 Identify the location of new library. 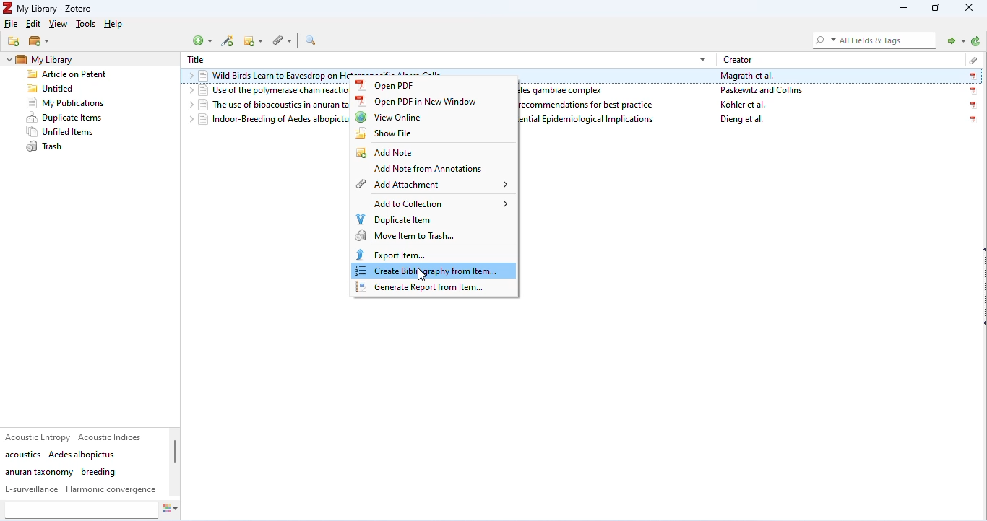
(40, 42).